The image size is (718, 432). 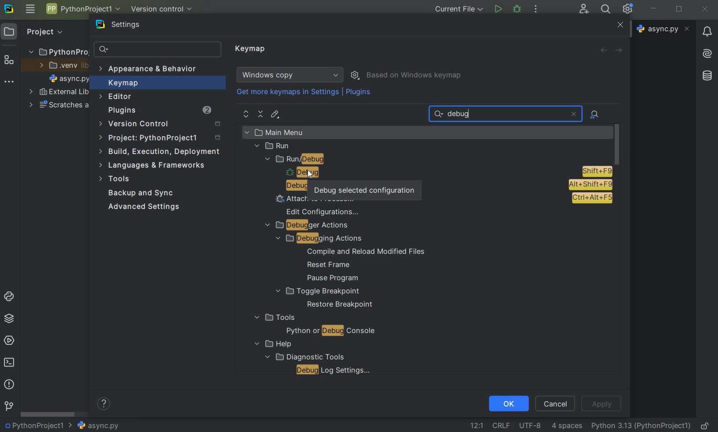 I want to click on settings, so click(x=124, y=26).